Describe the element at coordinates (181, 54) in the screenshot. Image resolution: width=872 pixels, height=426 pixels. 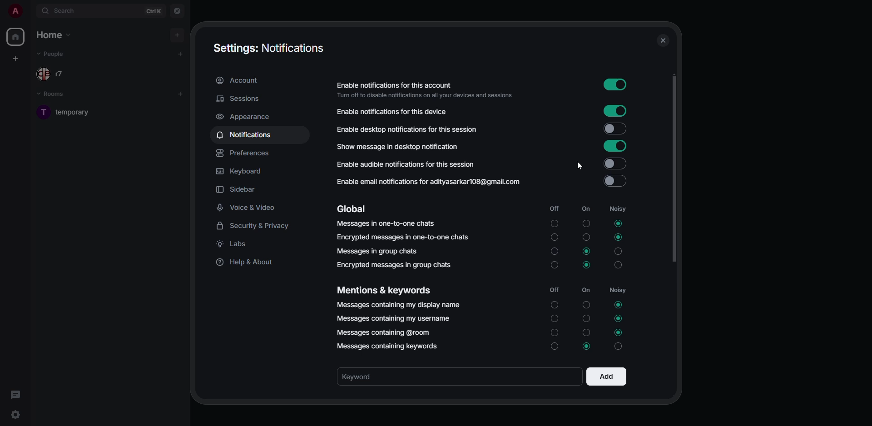
I see `add` at that location.